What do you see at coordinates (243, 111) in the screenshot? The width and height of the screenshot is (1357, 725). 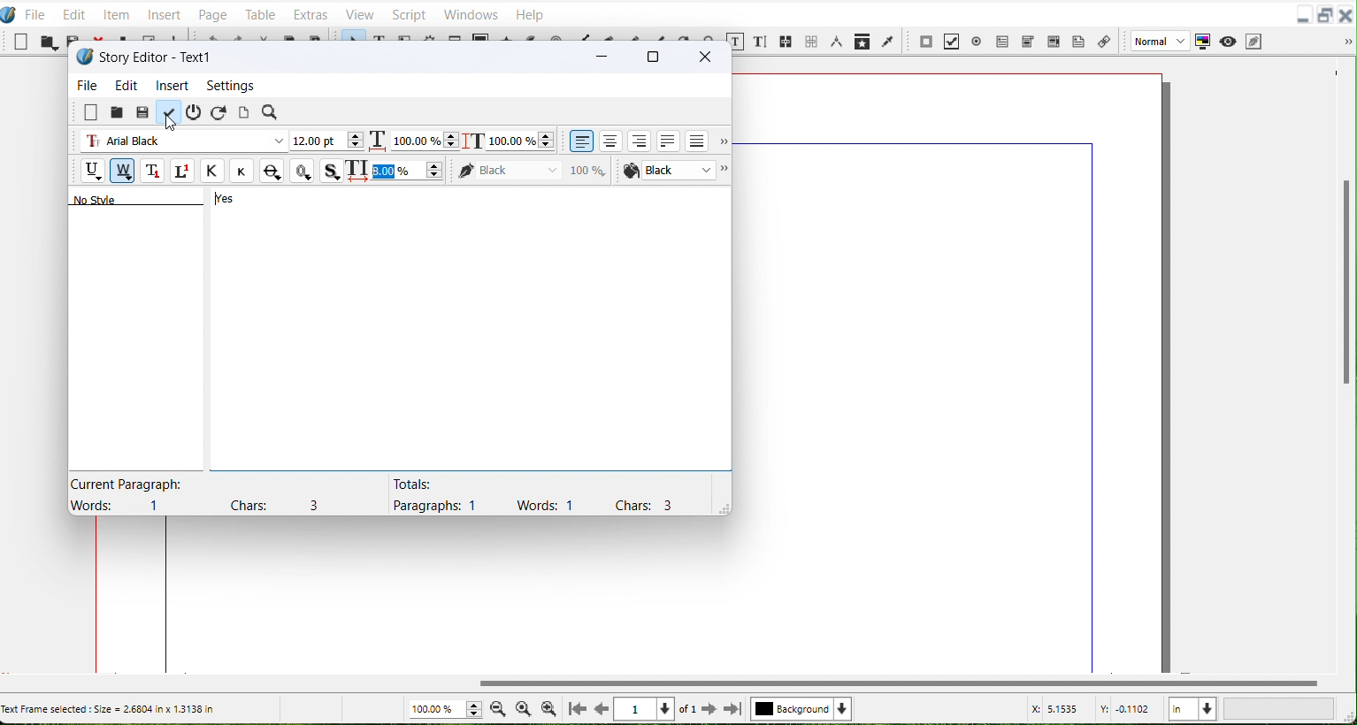 I see `Update text frame` at bounding box center [243, 111].